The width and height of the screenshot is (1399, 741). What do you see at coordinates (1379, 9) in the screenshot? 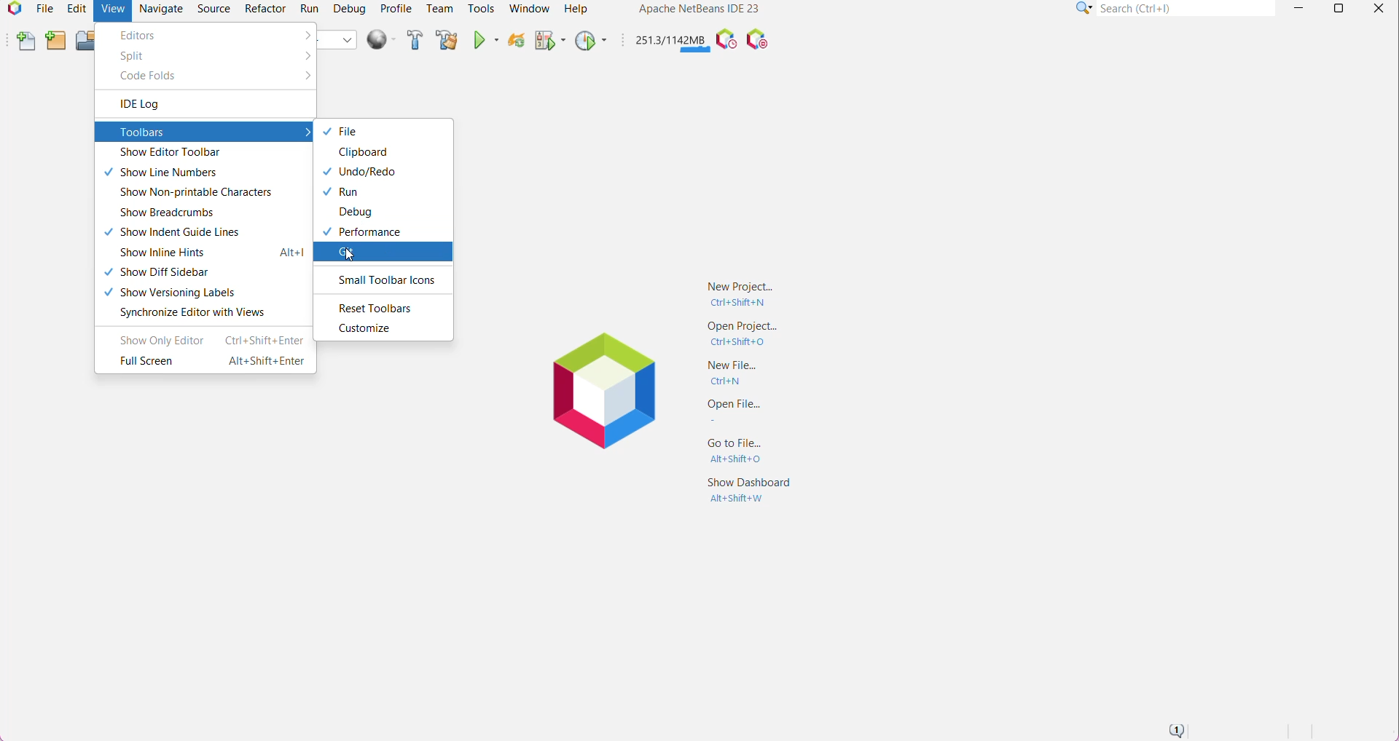
I see `Close` at bounding box center [1379, 9].